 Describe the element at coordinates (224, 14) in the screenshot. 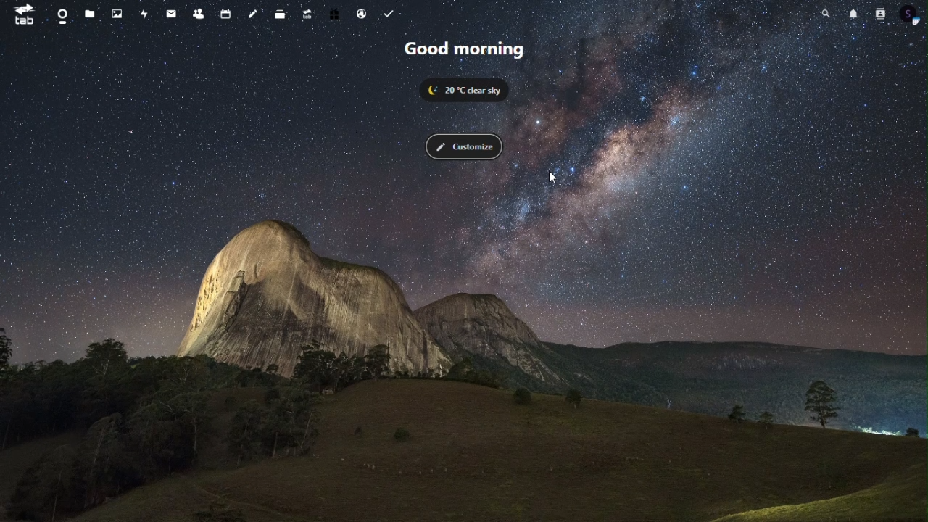

I see `calendar` at that location.